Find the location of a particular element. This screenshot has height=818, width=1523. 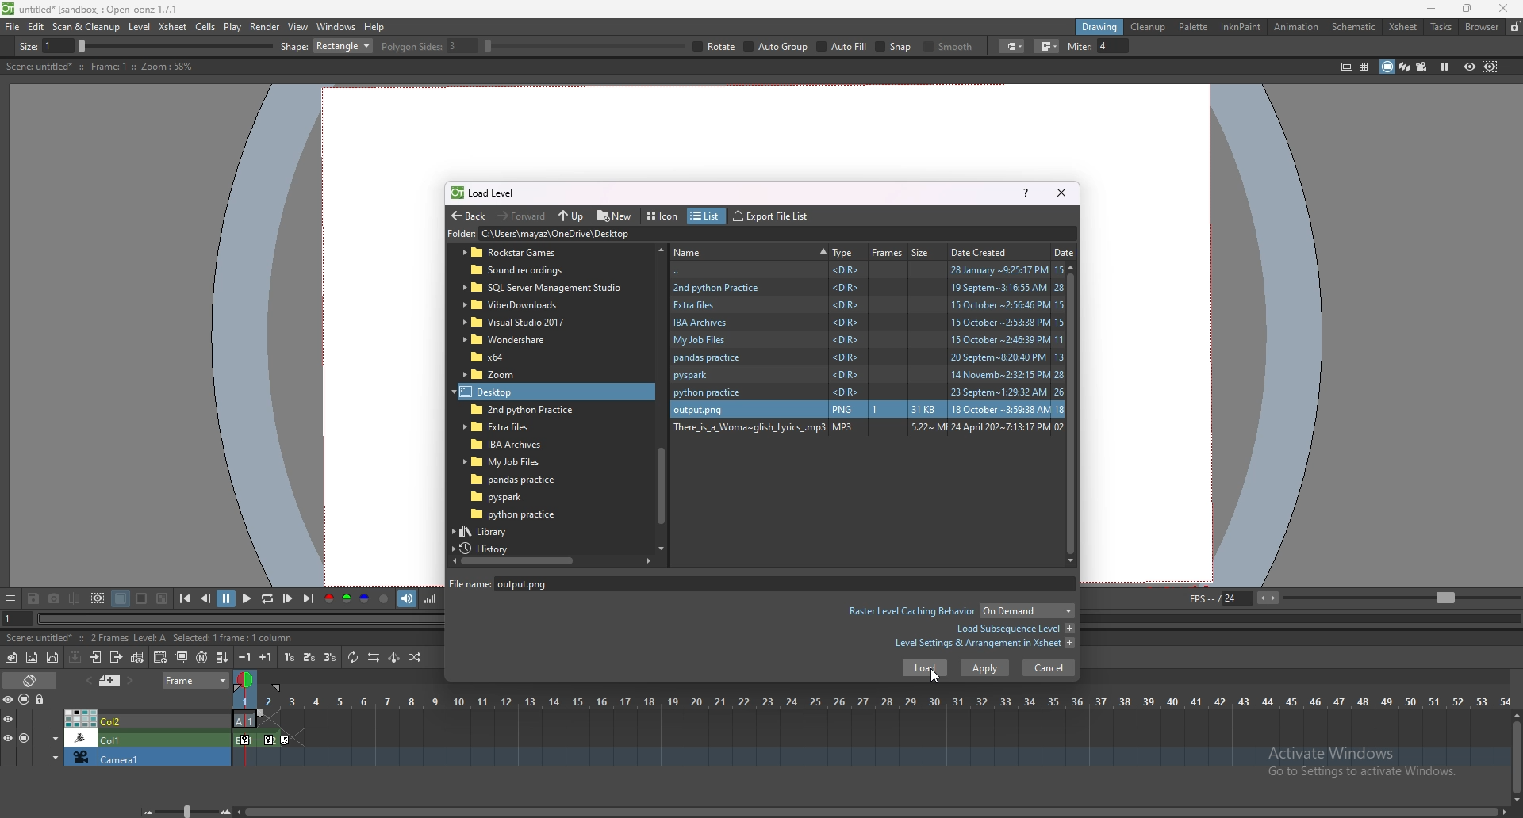

cleanup is located at coordinates (1148, 27).